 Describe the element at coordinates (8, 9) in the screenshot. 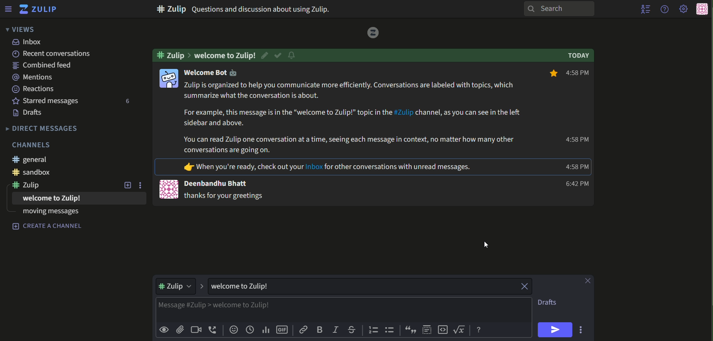

I see `Menu` at that location.